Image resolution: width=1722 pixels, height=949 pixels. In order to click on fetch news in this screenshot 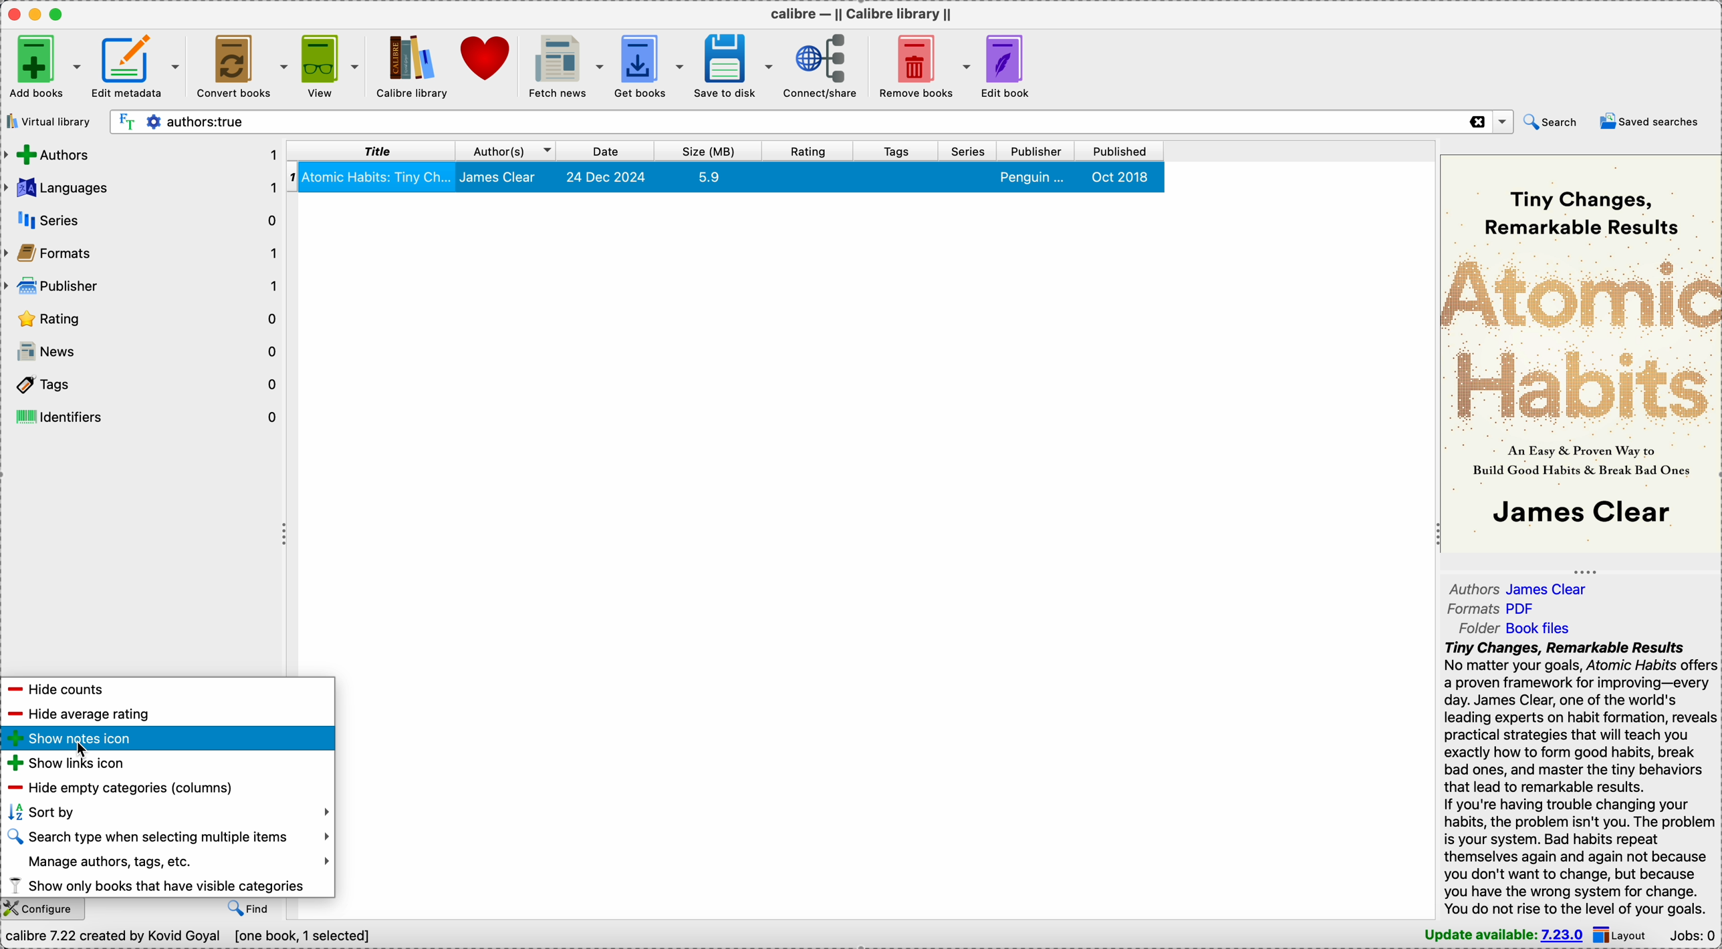, I will do `click(564, 68)`.